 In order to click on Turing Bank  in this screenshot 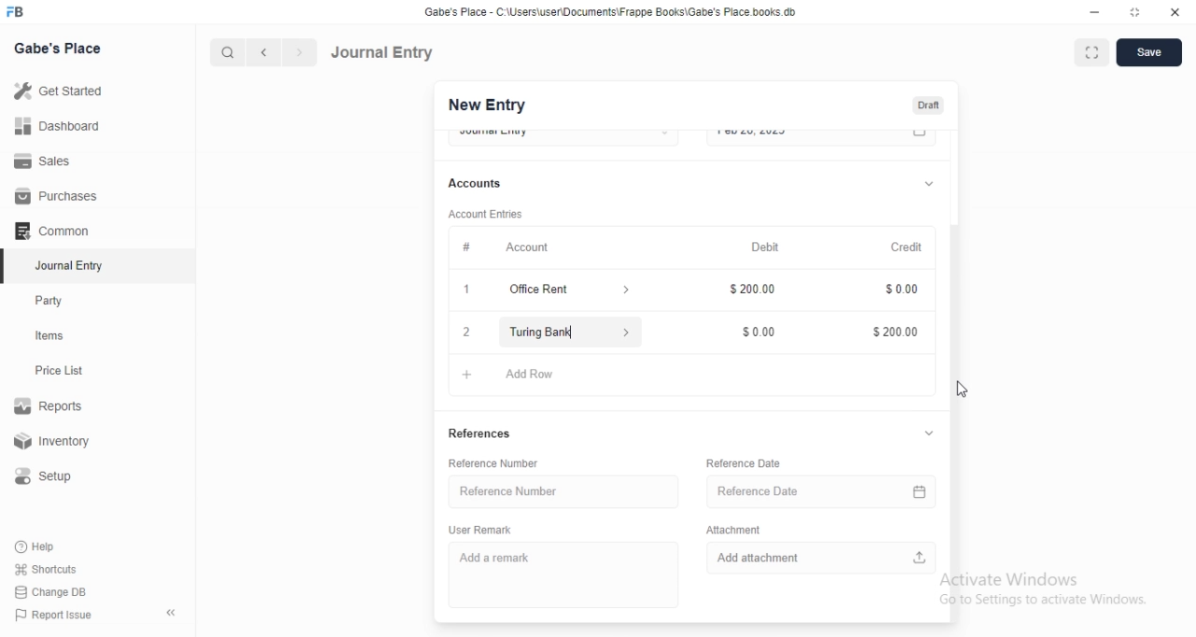, I will do `click(568, 332)`.